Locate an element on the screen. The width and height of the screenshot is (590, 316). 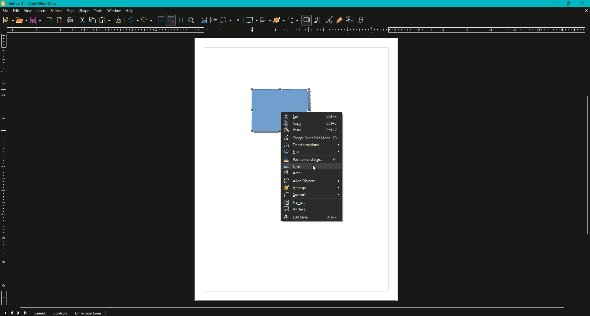
Helplines is located at coordinates (182, 20).